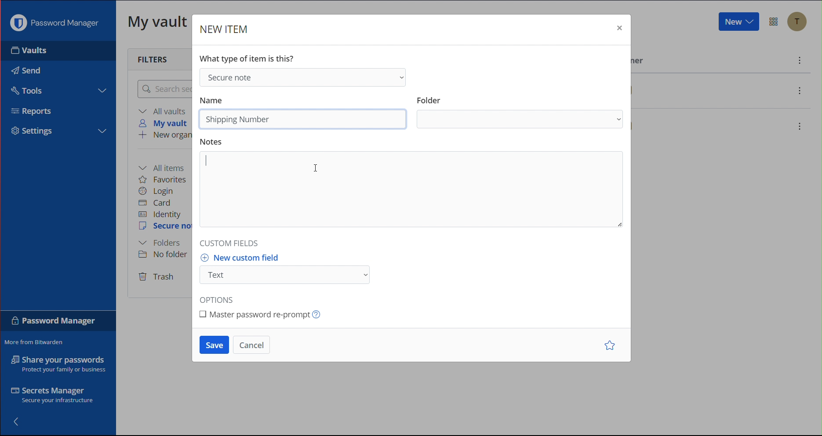 This screenshot has height=436, width=822. What do you see at coordinates (267, 317) in the screenshot?
I see `Master Password Re-Prompt` at bounding box center [267, 317].